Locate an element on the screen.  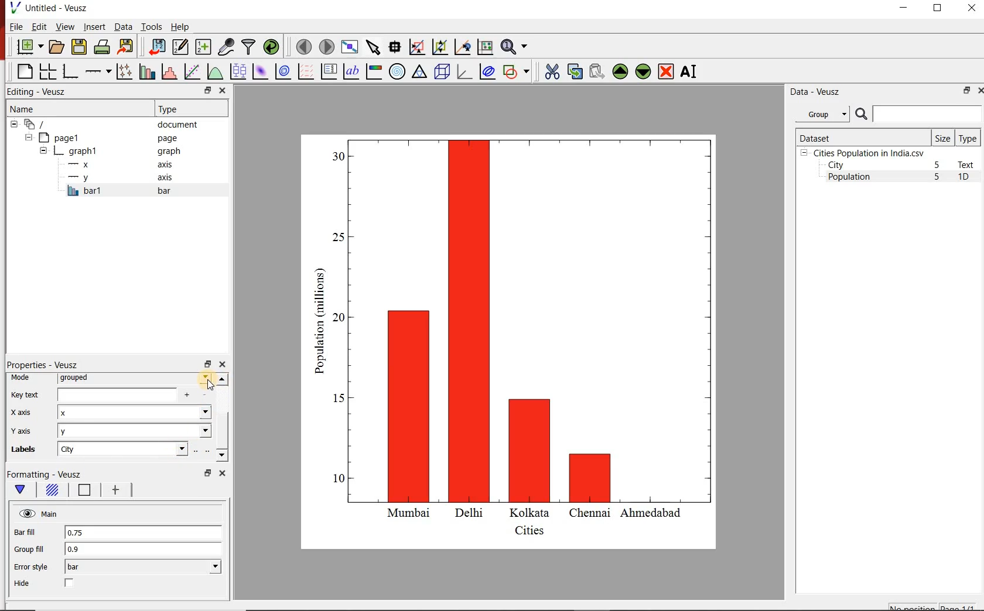
click or draw a rectangle to zoom graph indexes is located at coordinates (416, 46).